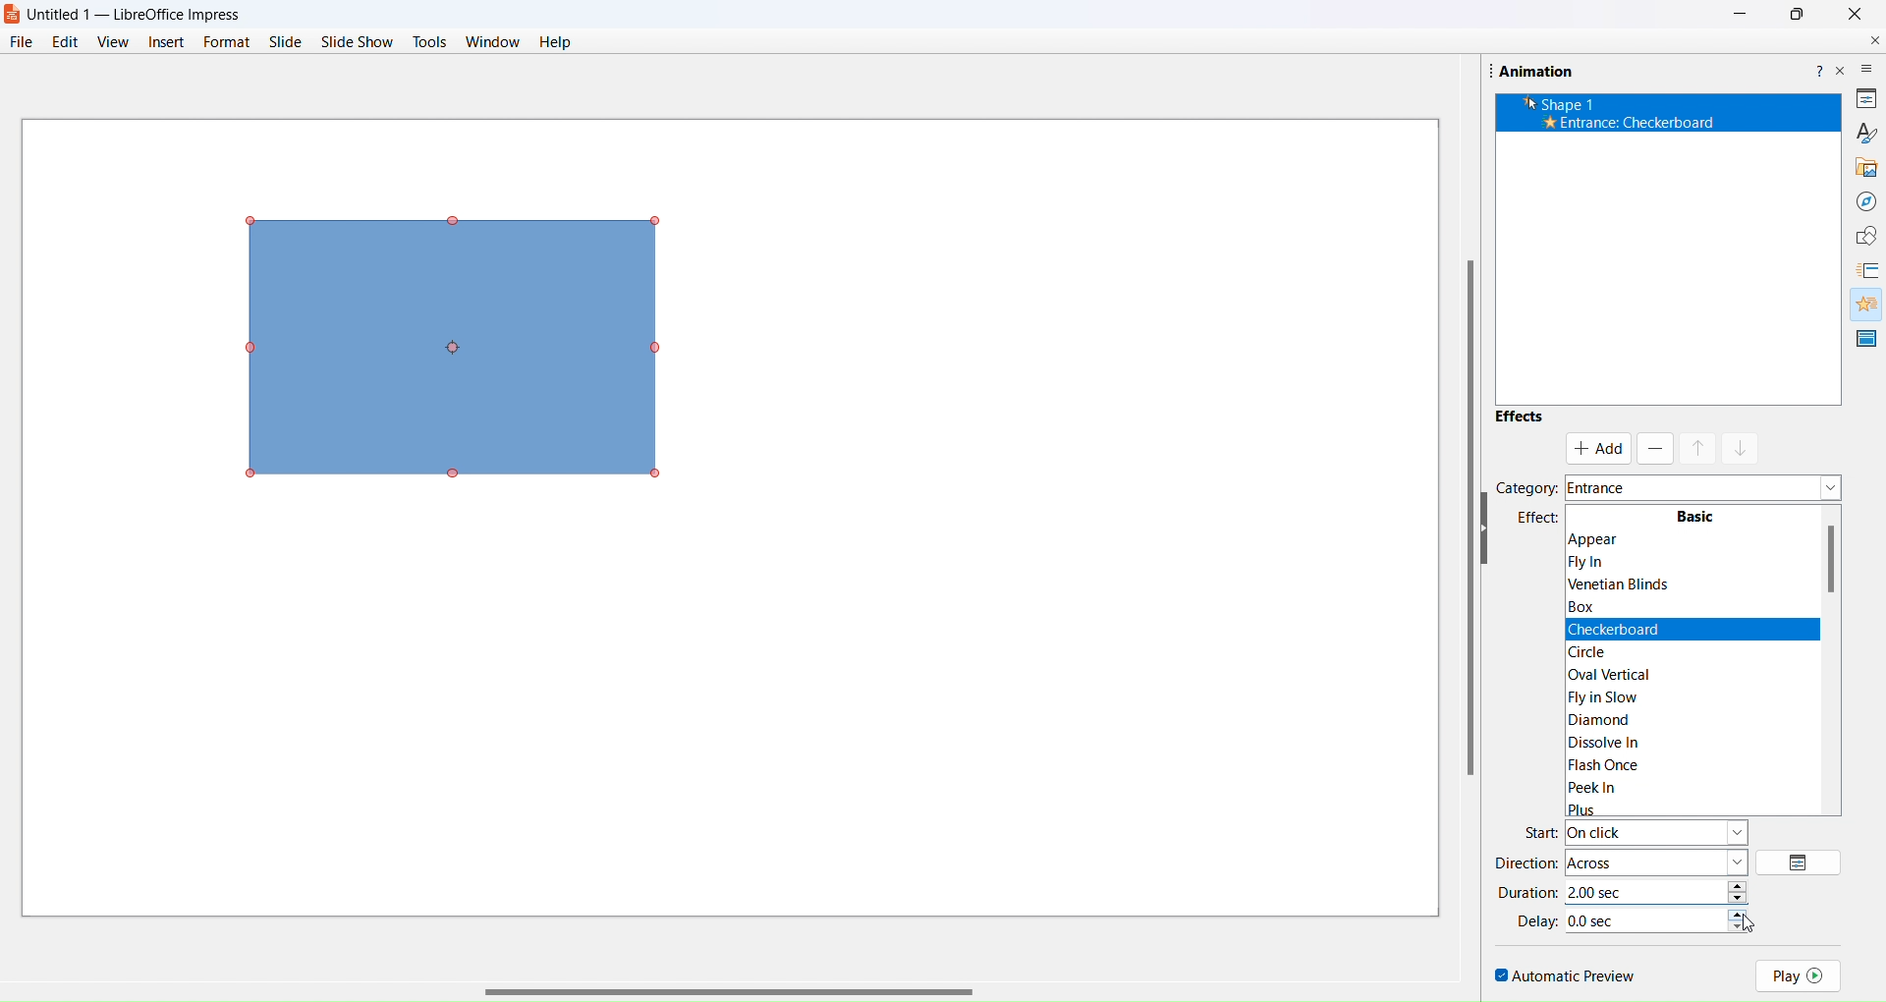 This screenshot has width=1886, height=1002. What do you see at coordinates (1800, 974) in the screenshot?
I see `play` at bounding box center [1800, 974].